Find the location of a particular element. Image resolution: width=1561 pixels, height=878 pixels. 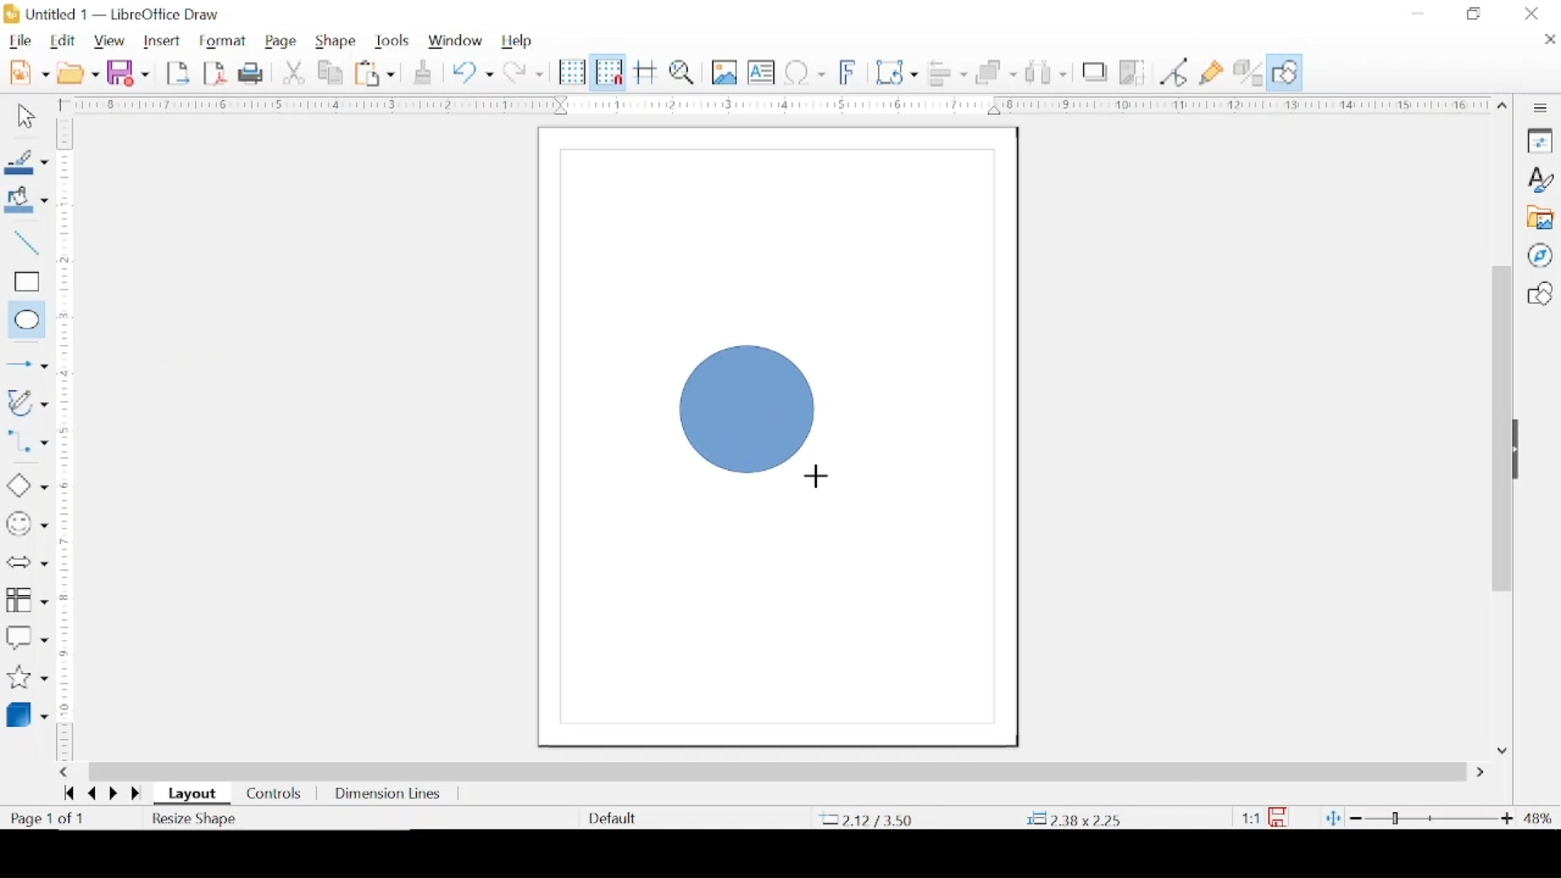

styles is located at coordinates (1541, 179).